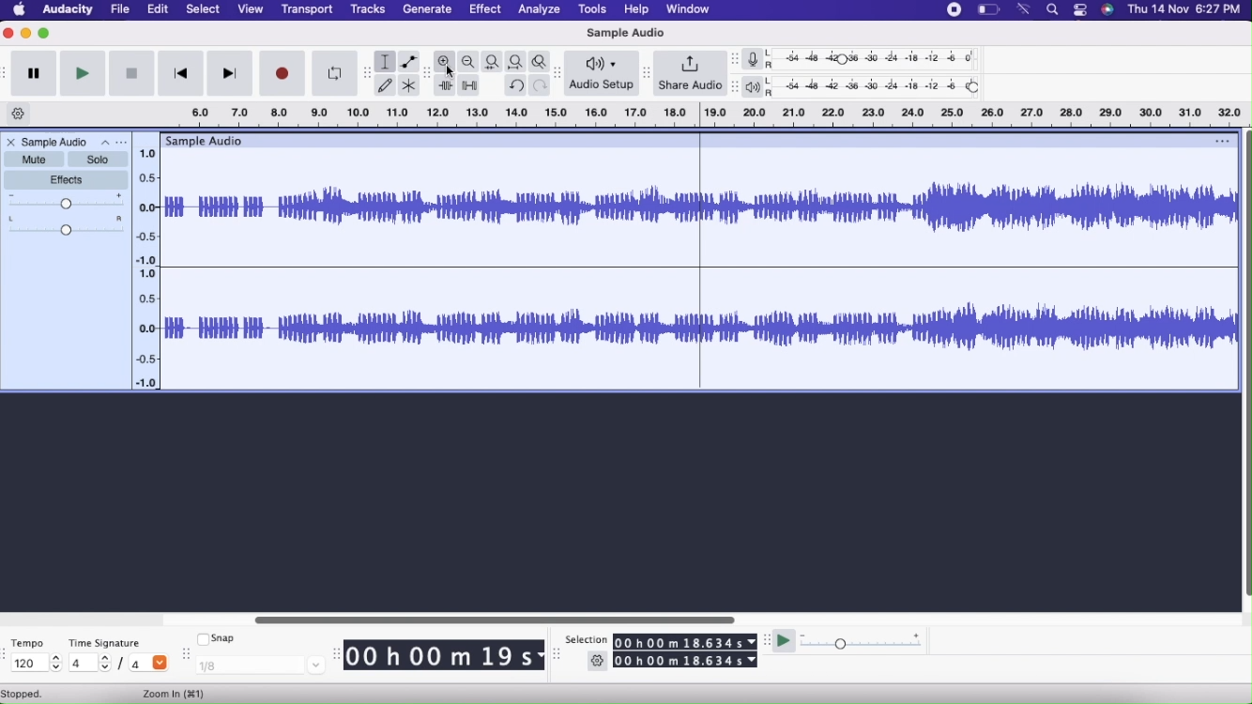  Describe the element at coordinates (590, 618) in the screenshot. I see `Slider` at that location.